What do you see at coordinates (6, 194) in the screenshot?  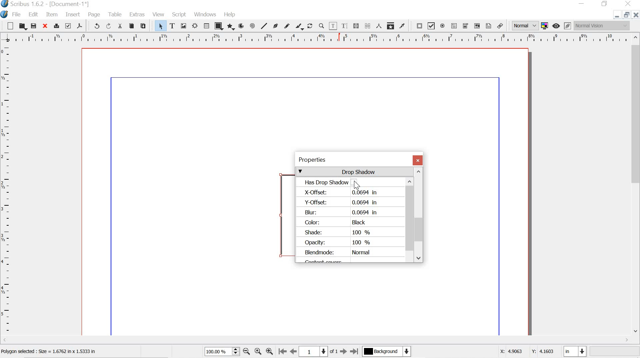 I see `ruler` at bounding box center [6, 194].